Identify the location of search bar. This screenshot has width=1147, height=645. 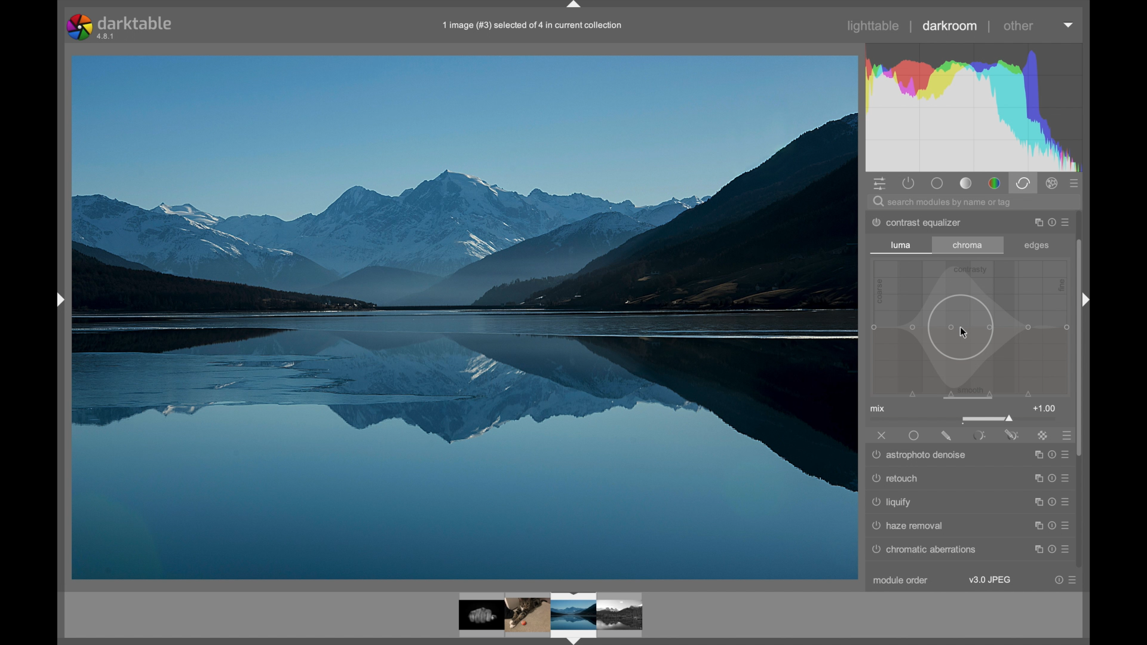
(977, 202).